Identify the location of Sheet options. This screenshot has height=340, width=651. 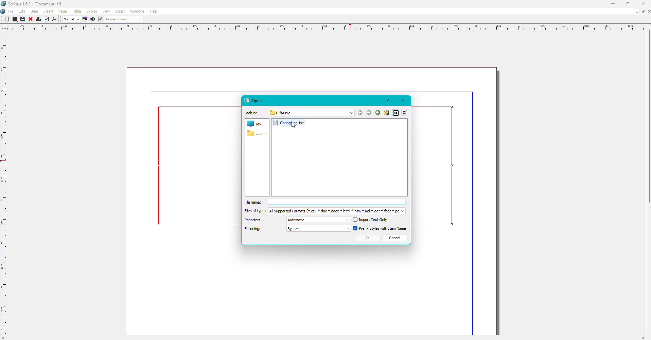
(638, 11).